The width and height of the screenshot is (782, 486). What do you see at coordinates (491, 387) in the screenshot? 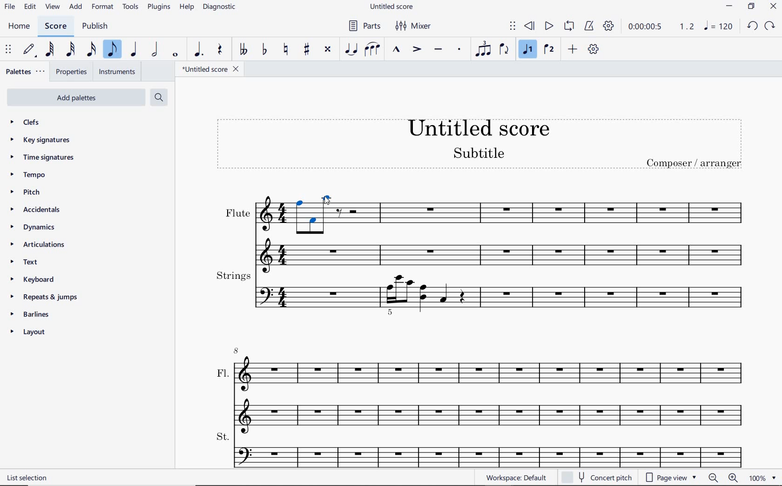
I see `fl.` at bounding box center [491, 387].